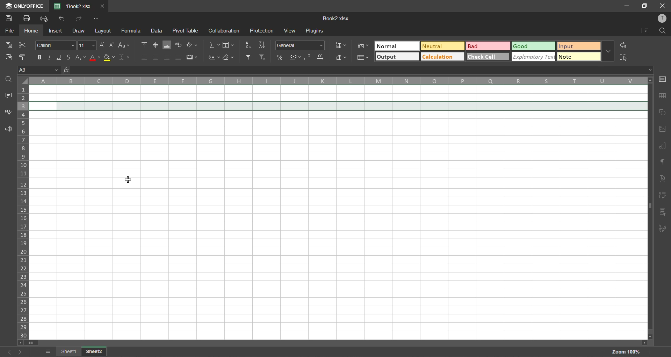  What do you see at coordinates (95, 350) in the screenshot?
I see `sheet2` at bounding box center [95, 350].